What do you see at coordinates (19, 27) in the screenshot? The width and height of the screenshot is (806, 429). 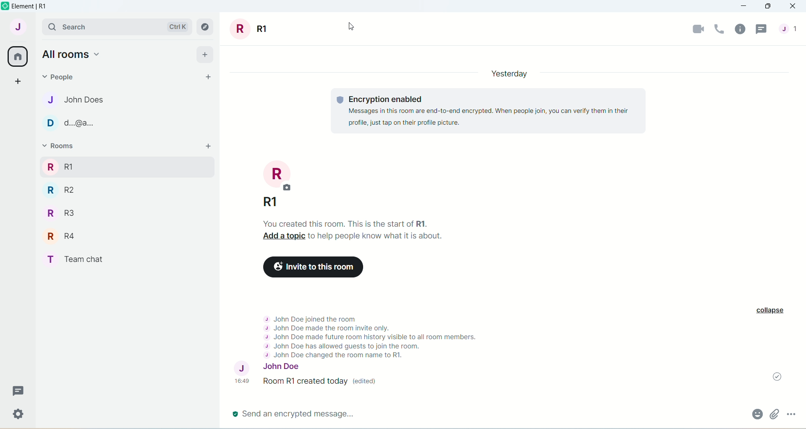 I see `account` at bounding box center [19, 27].